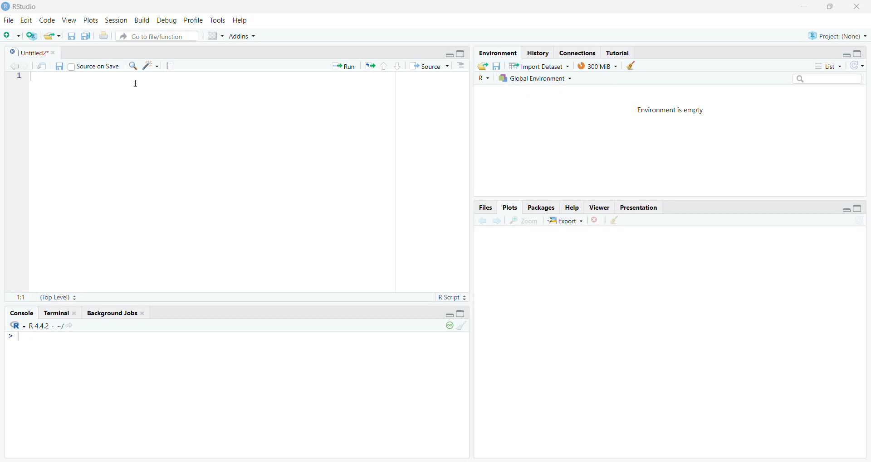 Image resolution: width=871 pixels, height=462 pixels. What do you see at coordinates (132, 66) in the screenshot?
I see `find/replace` at bounding box center [132, 66].